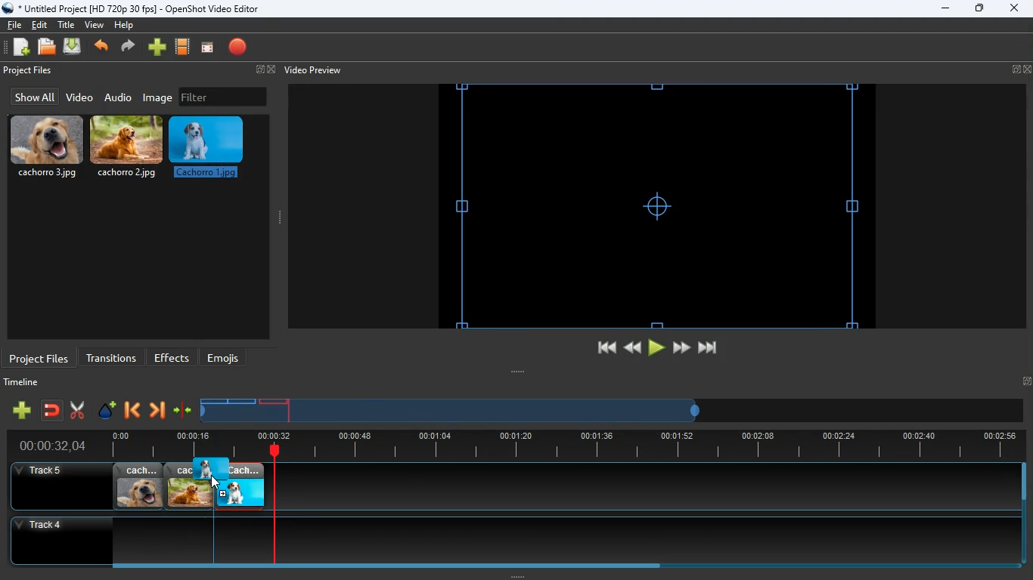  What do you see at coordinates (159, 97) in the screenshot?
I see `image` at bounding box center [159, 97].